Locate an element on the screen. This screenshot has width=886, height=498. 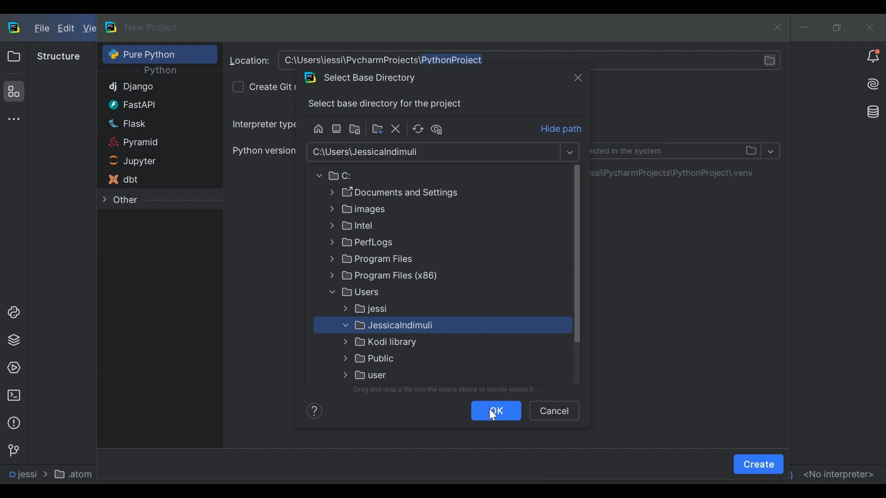
jes is located at coordinates (21, 474).